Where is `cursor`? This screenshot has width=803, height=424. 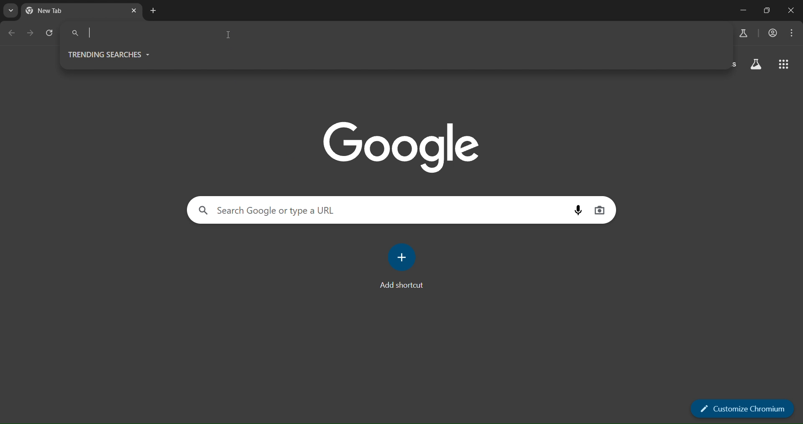
cursor is located at coordinates (230, 37).